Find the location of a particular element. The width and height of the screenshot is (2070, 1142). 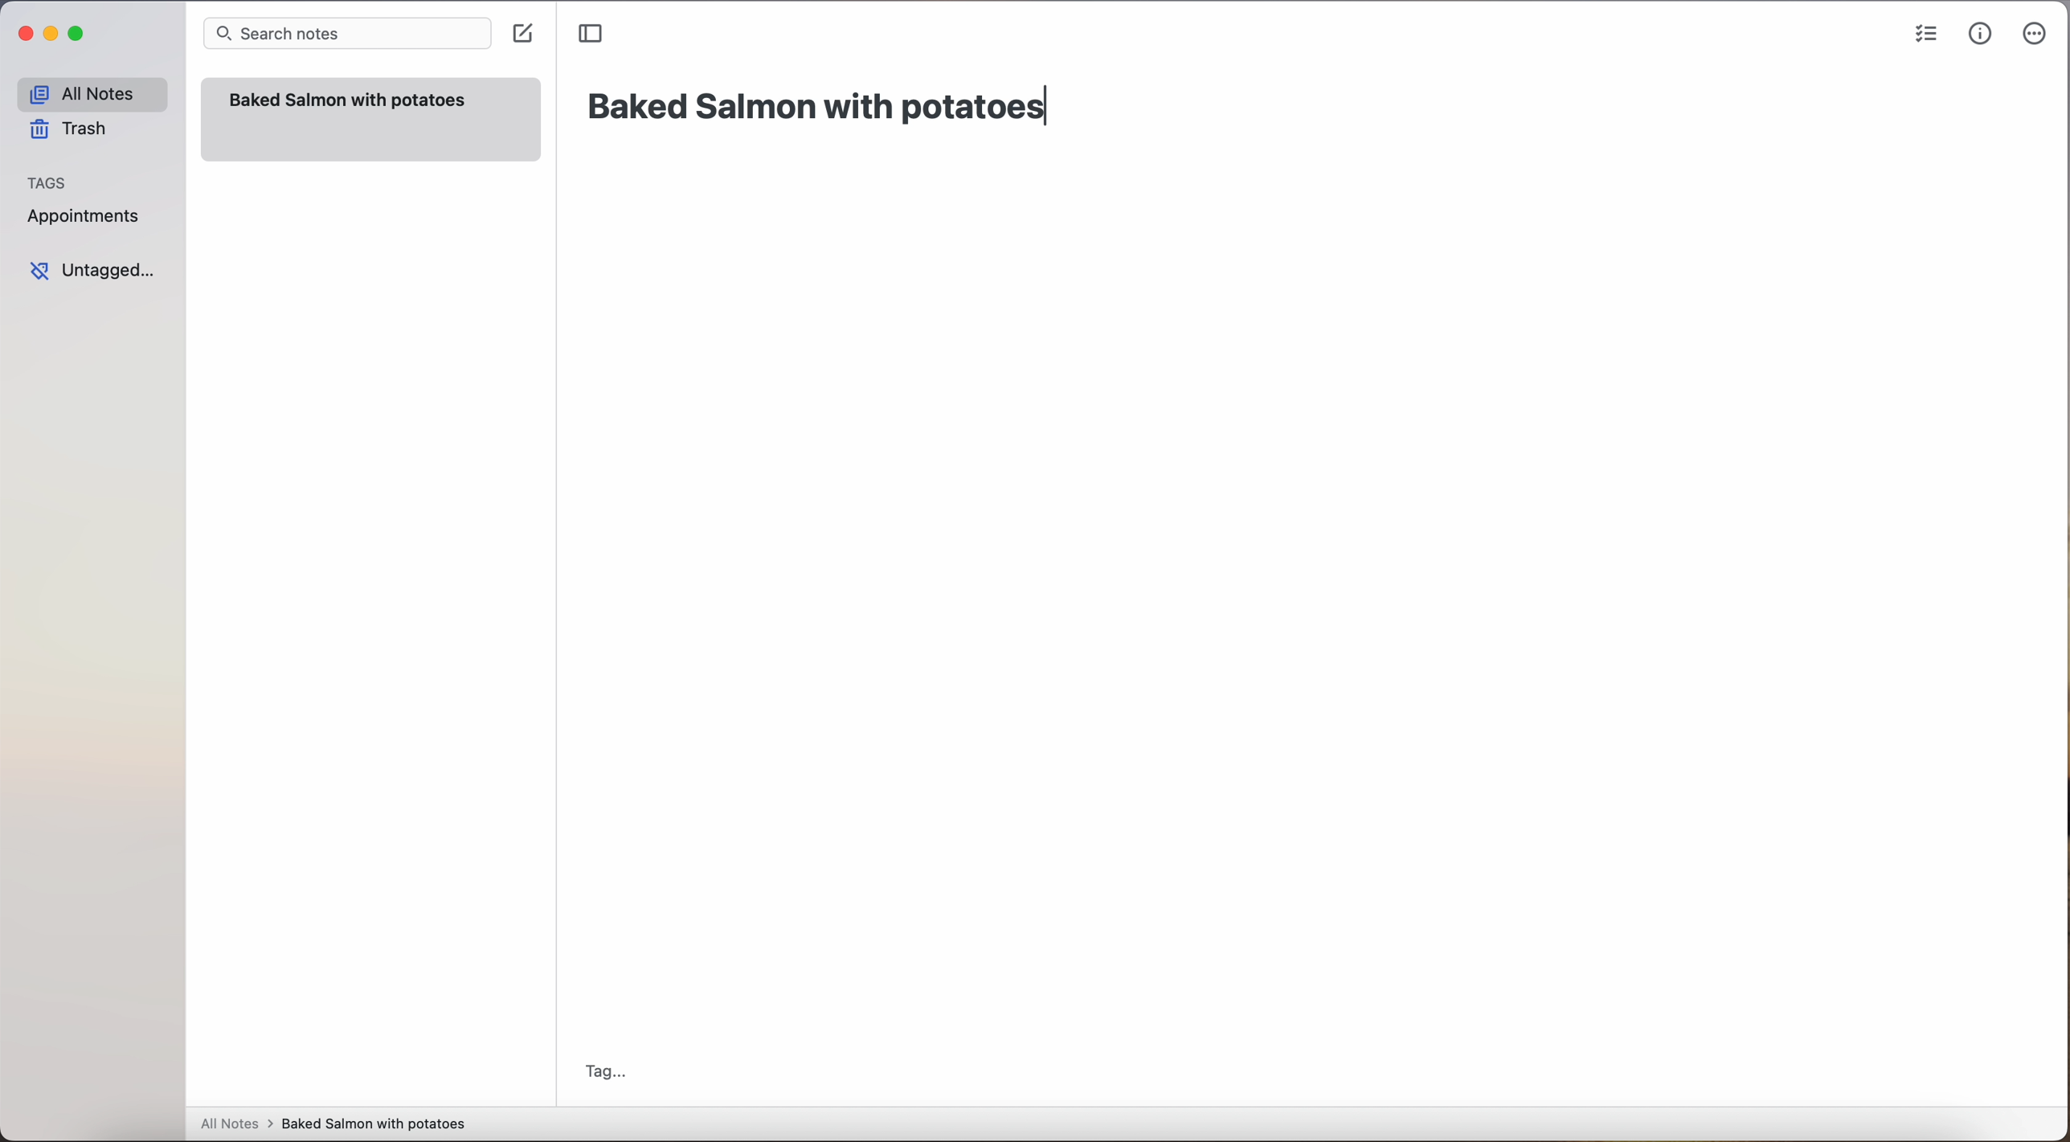

recipe note is located at coordinates (370, 119).